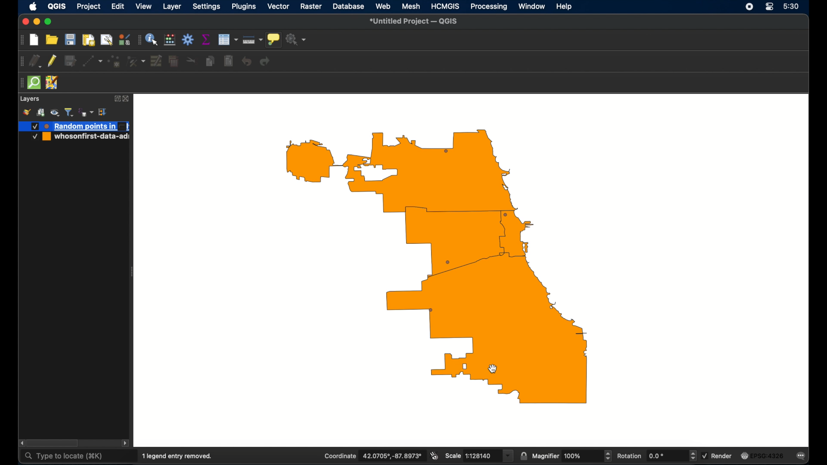 Image resolution: width=827 pixels, height=465 pixels. What do you see at coordinates (35, 61) in the screenshot?
I see `current edits` at bounding box center [35, 61].